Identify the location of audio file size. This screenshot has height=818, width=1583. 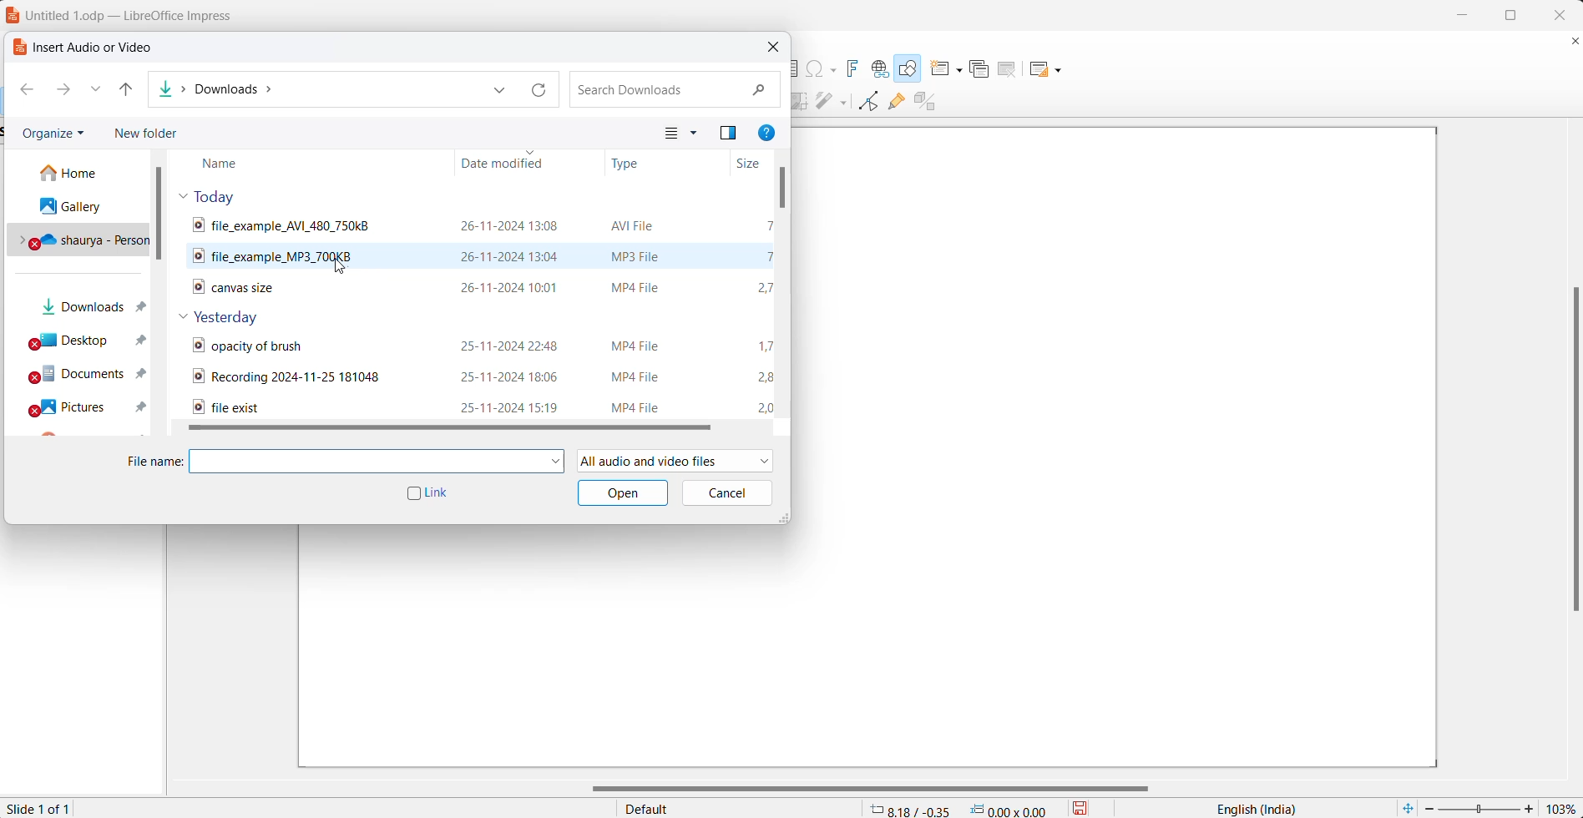
(769, 254).